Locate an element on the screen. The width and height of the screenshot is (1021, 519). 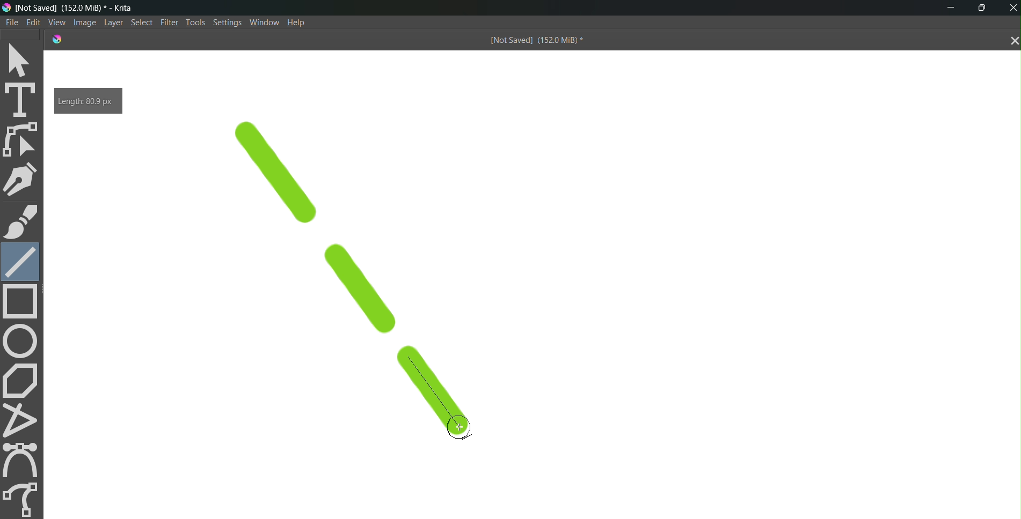
Image is located at coordinates (83, 23).